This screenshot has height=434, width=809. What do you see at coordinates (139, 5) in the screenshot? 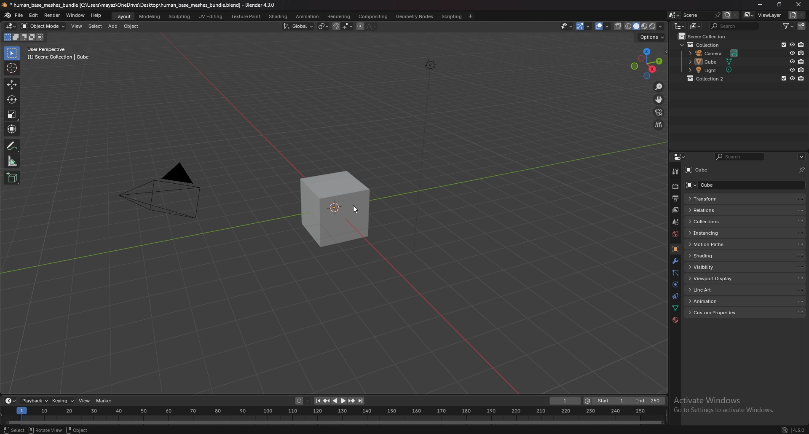
I see `title` at bounding box center [139, 5].